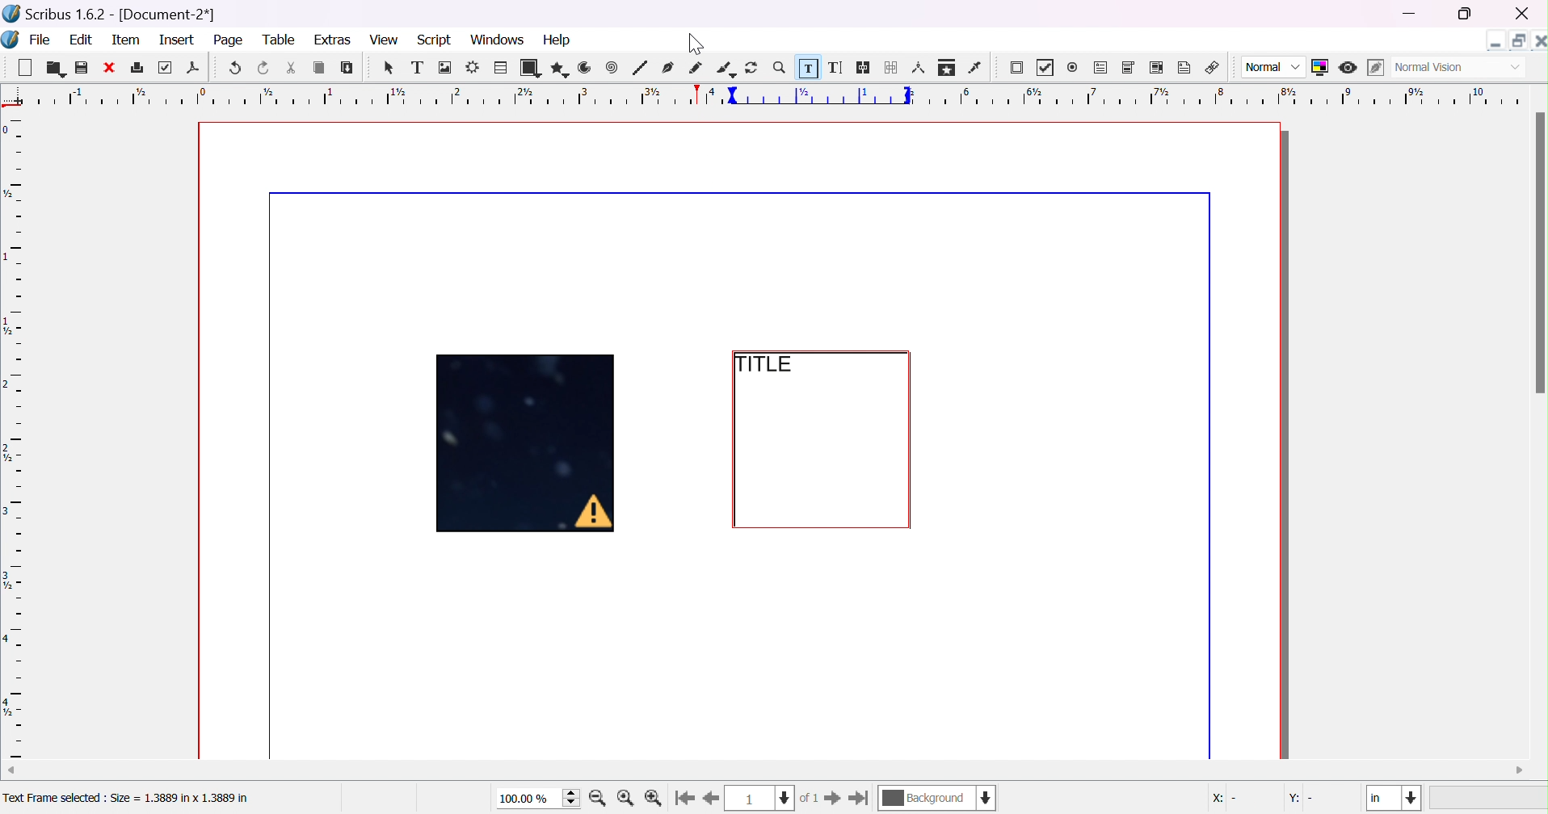 The width and height of the screenshot is (1548, 814). Describe the element at coordinates (1350, 68) in the screenshot. I see `preview mode` at that location.